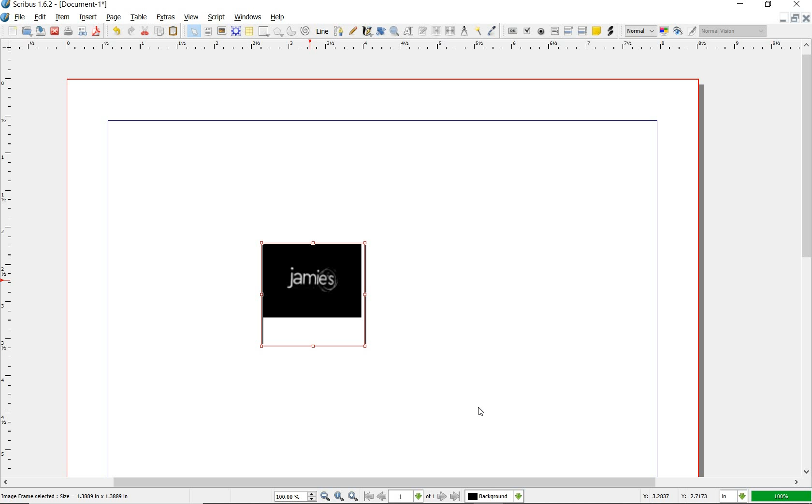 Image resolution: width=812 pixels, height=504 pixels. I want to click on pdf text field, so click(554, 31).